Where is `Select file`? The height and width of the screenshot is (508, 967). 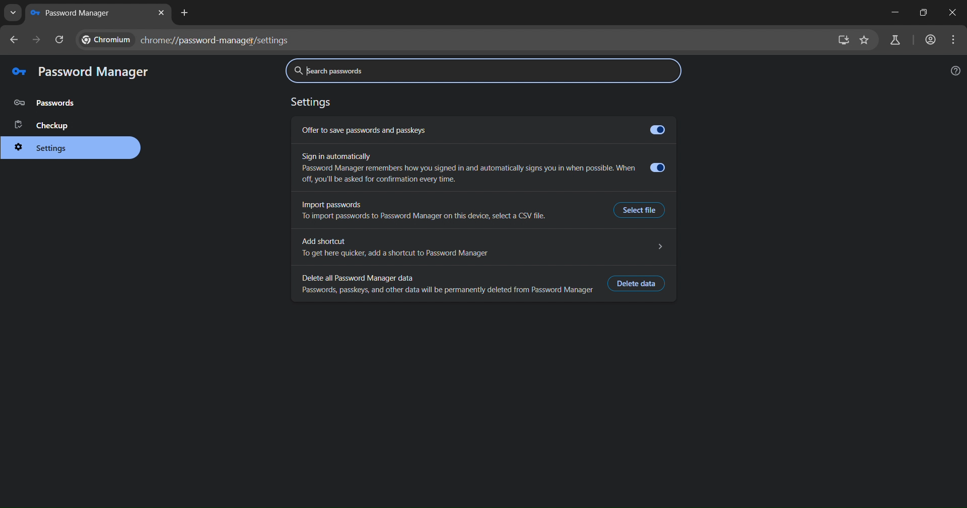
Select file is located at coordinates (642, 210).